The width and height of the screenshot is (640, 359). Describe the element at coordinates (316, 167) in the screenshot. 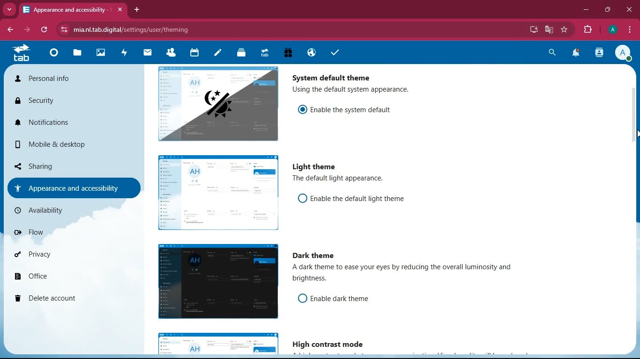

I see `light theme` at that location.